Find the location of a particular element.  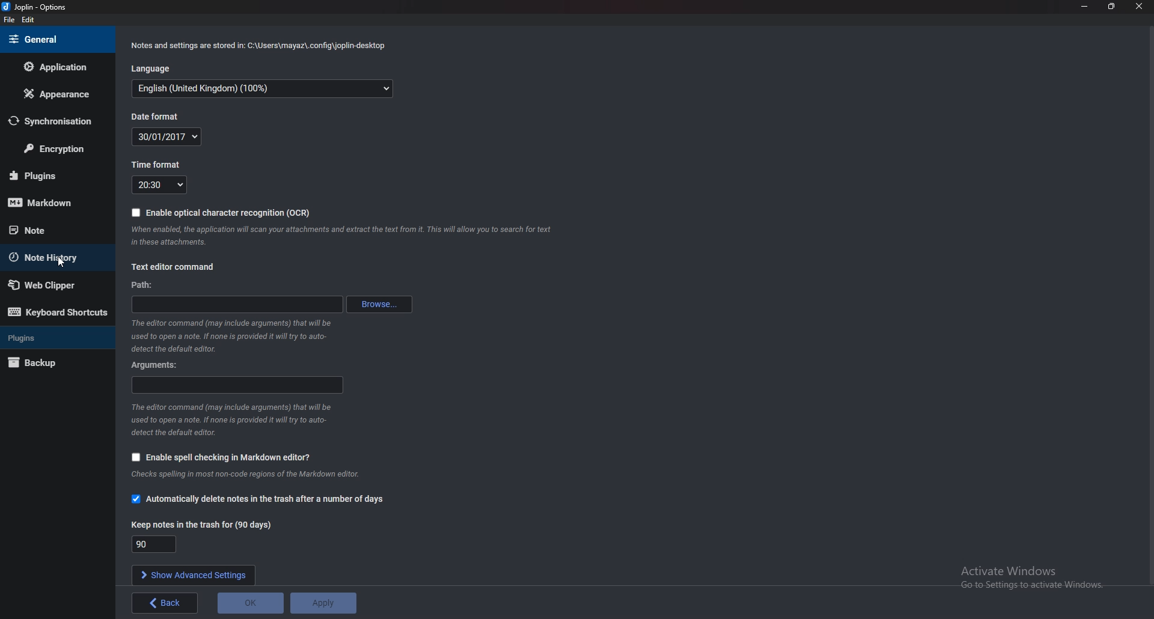

Encryption is located at coordinates (55, 150).